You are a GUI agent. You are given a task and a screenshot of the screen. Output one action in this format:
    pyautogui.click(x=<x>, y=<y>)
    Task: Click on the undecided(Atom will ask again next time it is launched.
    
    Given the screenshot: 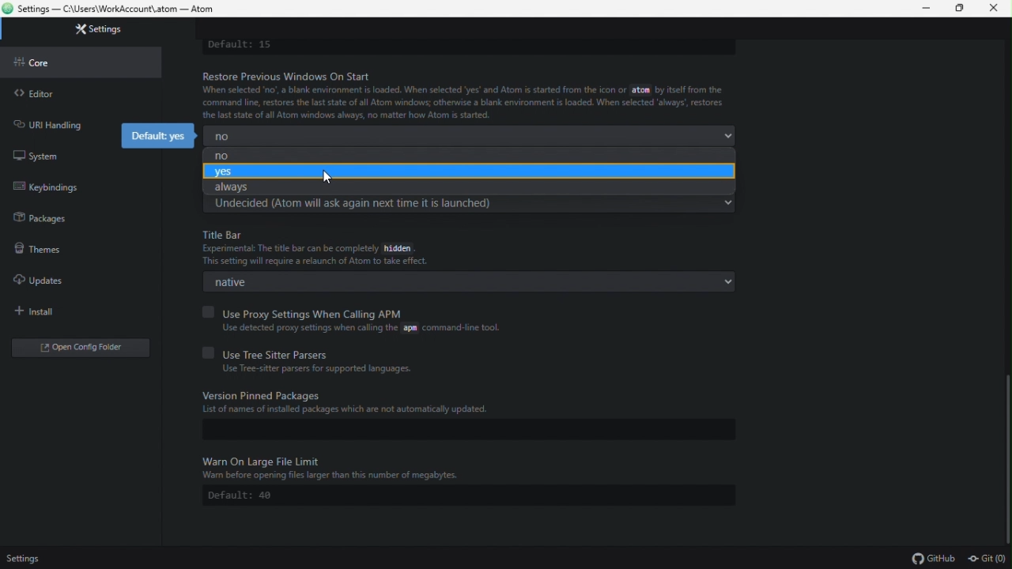 What is the action you would take?
    pyautogui.click(x=470, y=205)
    